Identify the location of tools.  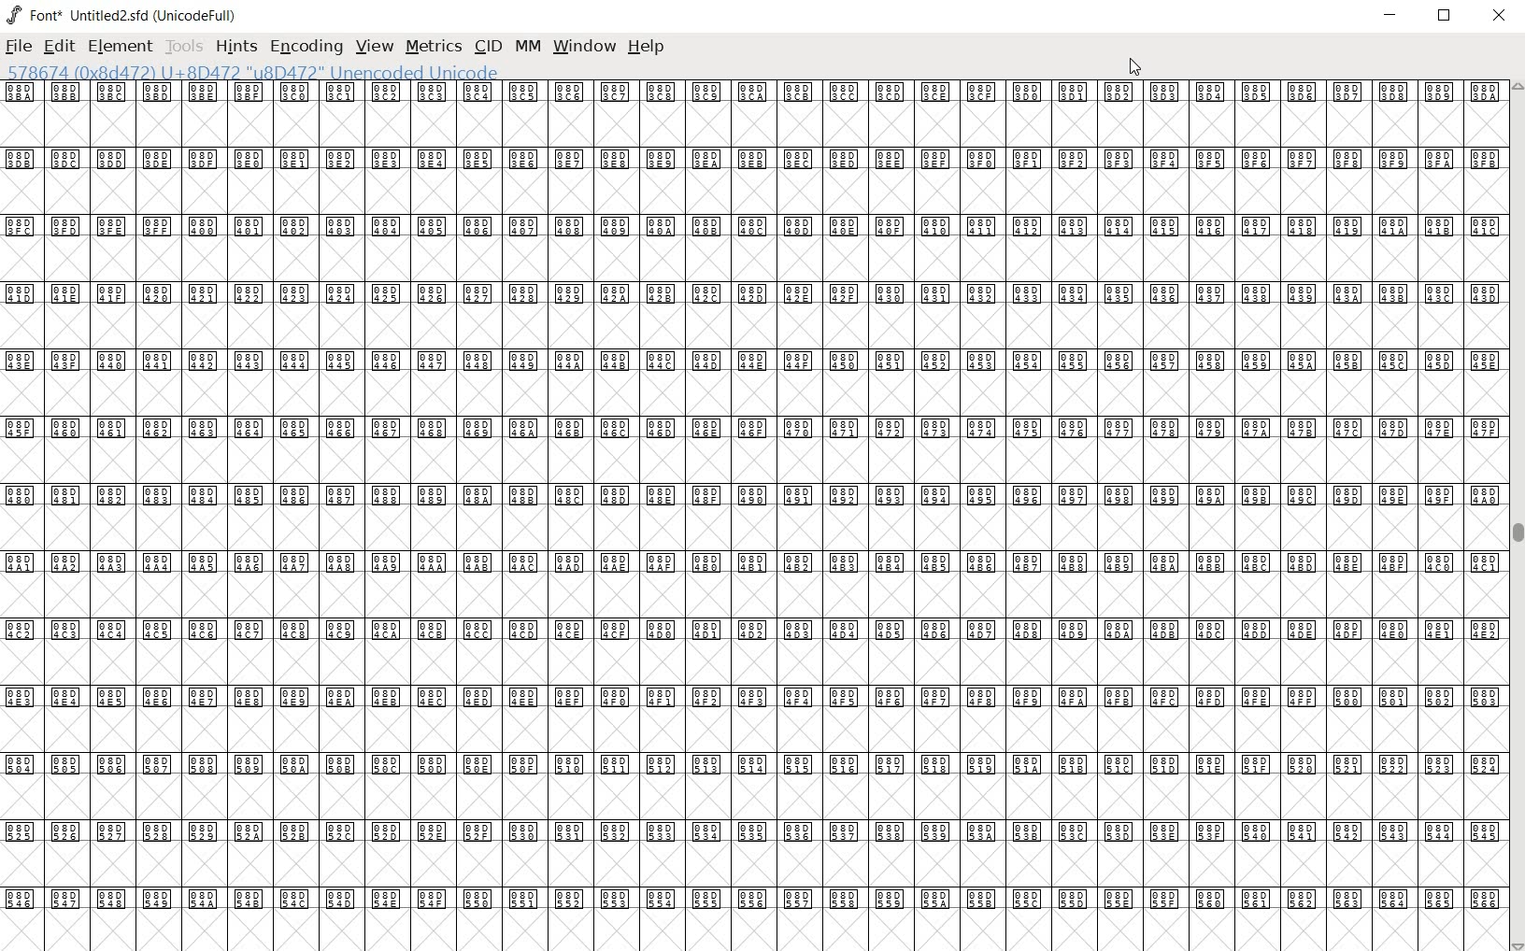
(183, 47).